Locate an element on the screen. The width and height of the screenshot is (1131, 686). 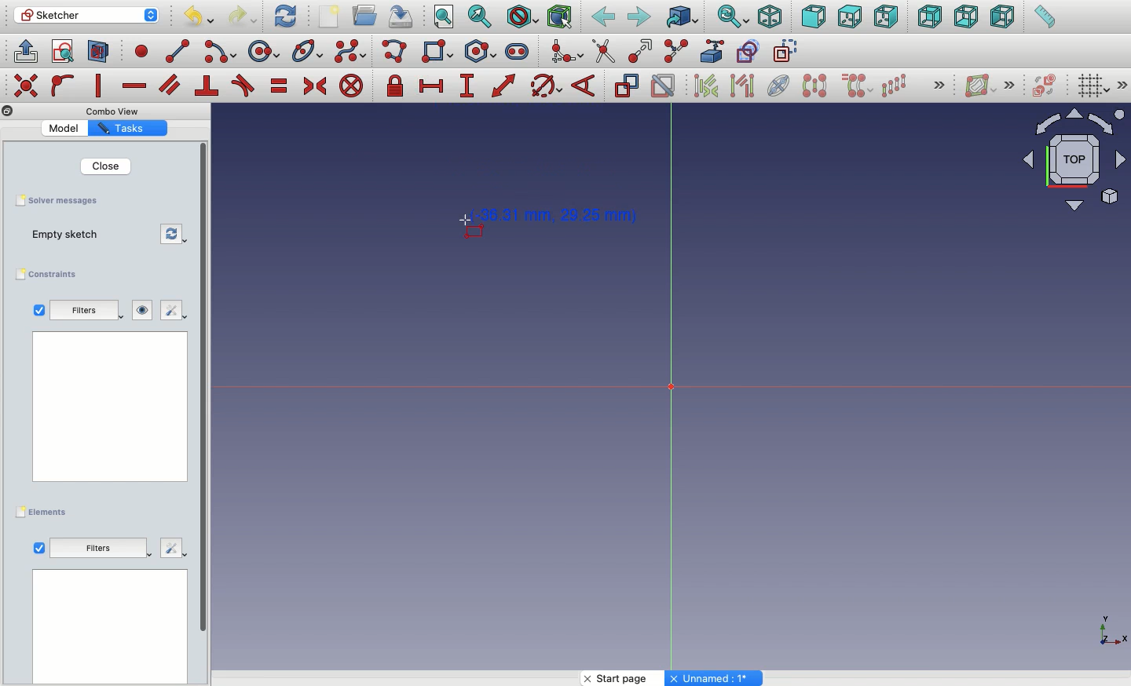
Constrain angle is located at coordinates (584, 86).